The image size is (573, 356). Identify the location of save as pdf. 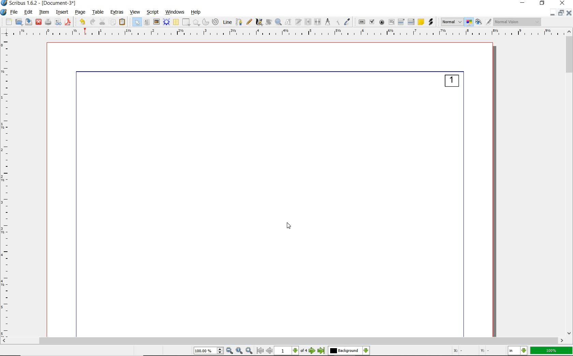
(68, 23).